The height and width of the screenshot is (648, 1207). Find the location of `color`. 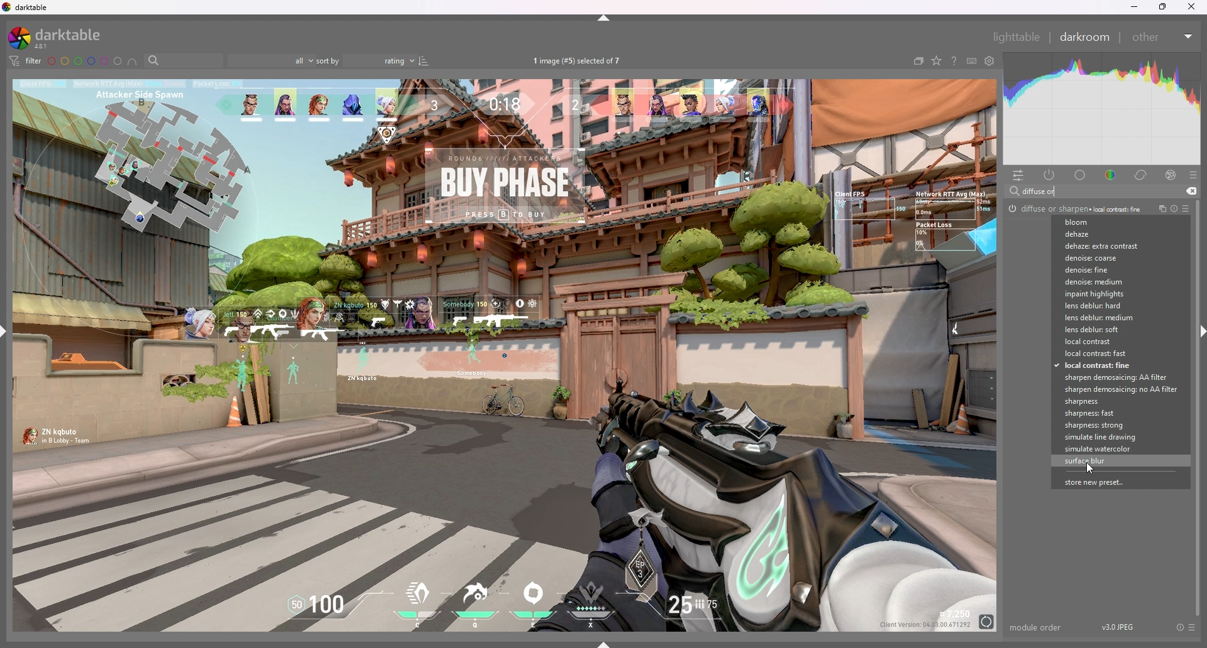

color is located at coordinates (1111, 174).